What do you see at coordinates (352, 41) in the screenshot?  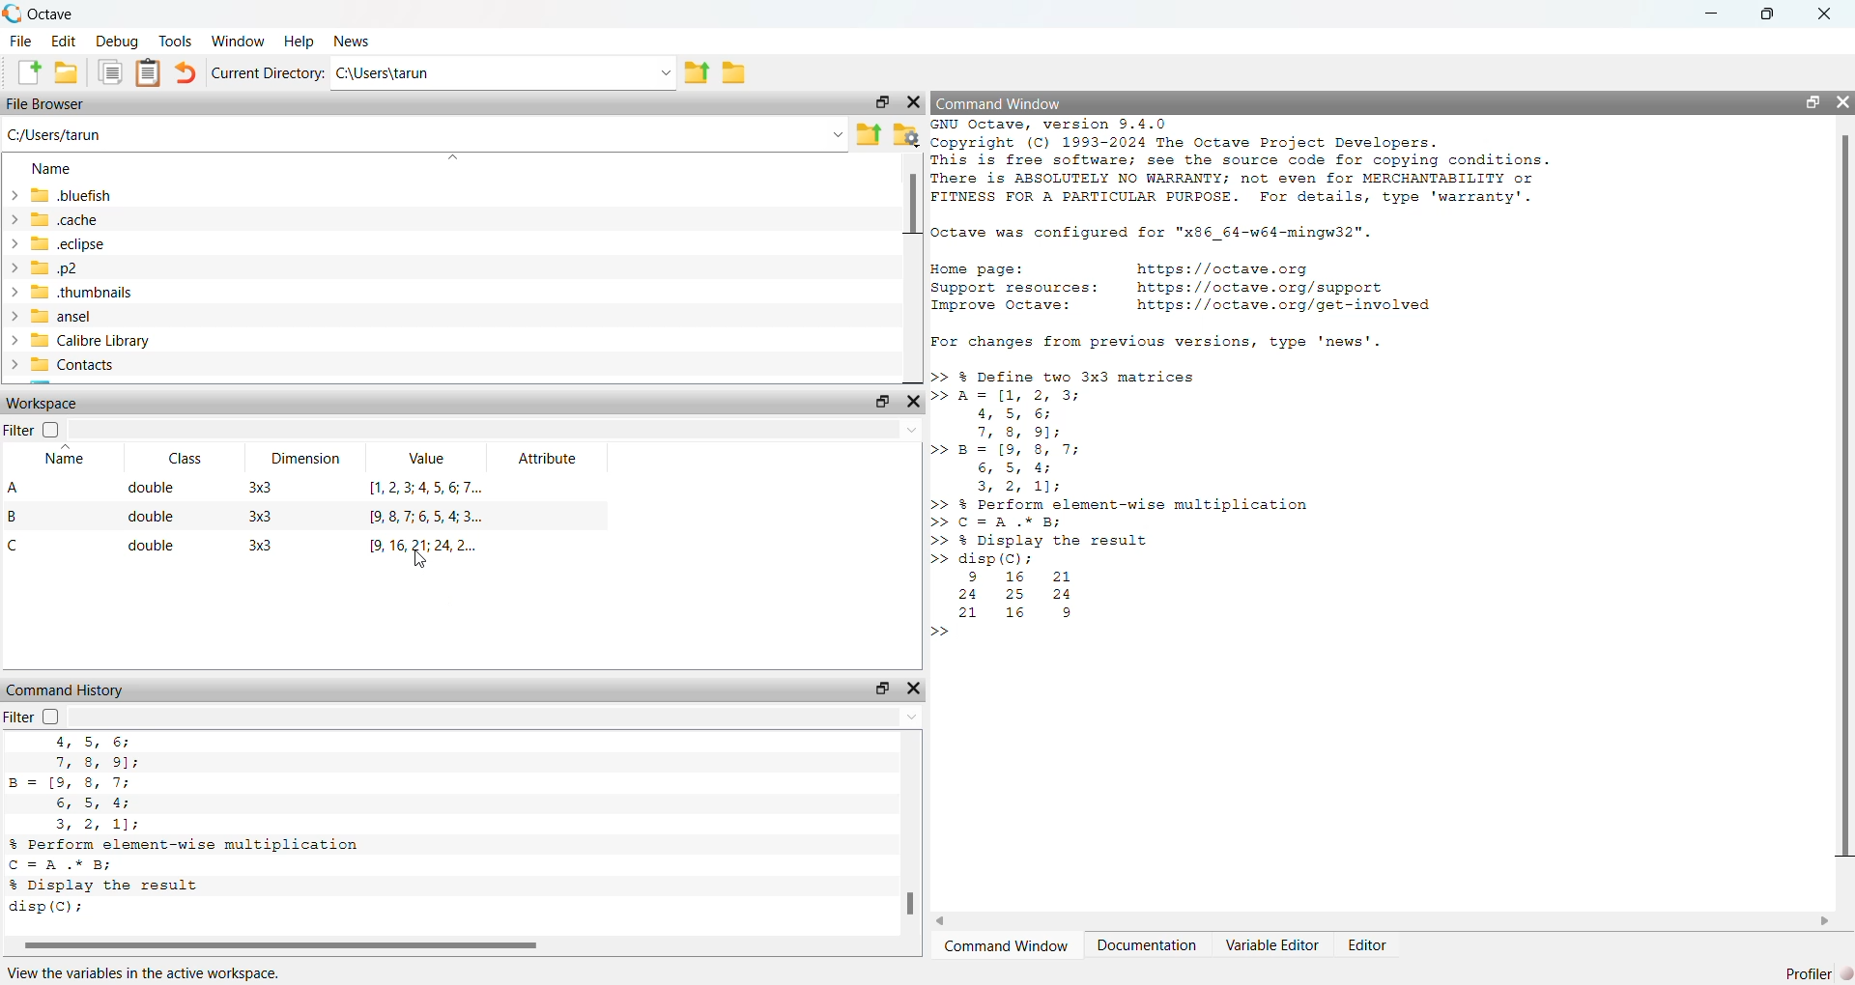 I see `News` at bounding box center [352, 41].